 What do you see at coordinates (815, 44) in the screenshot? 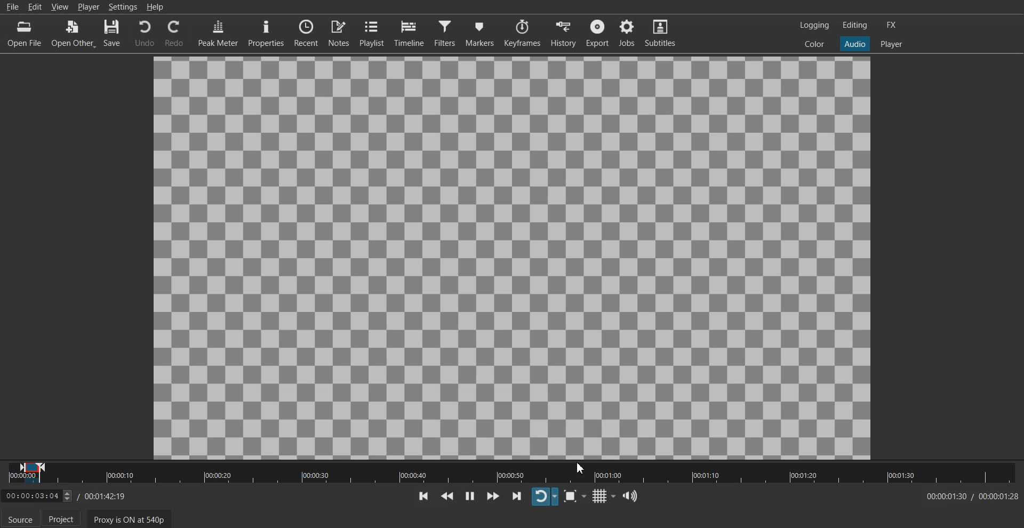
I see `Color` at bounding box center [815, 44].